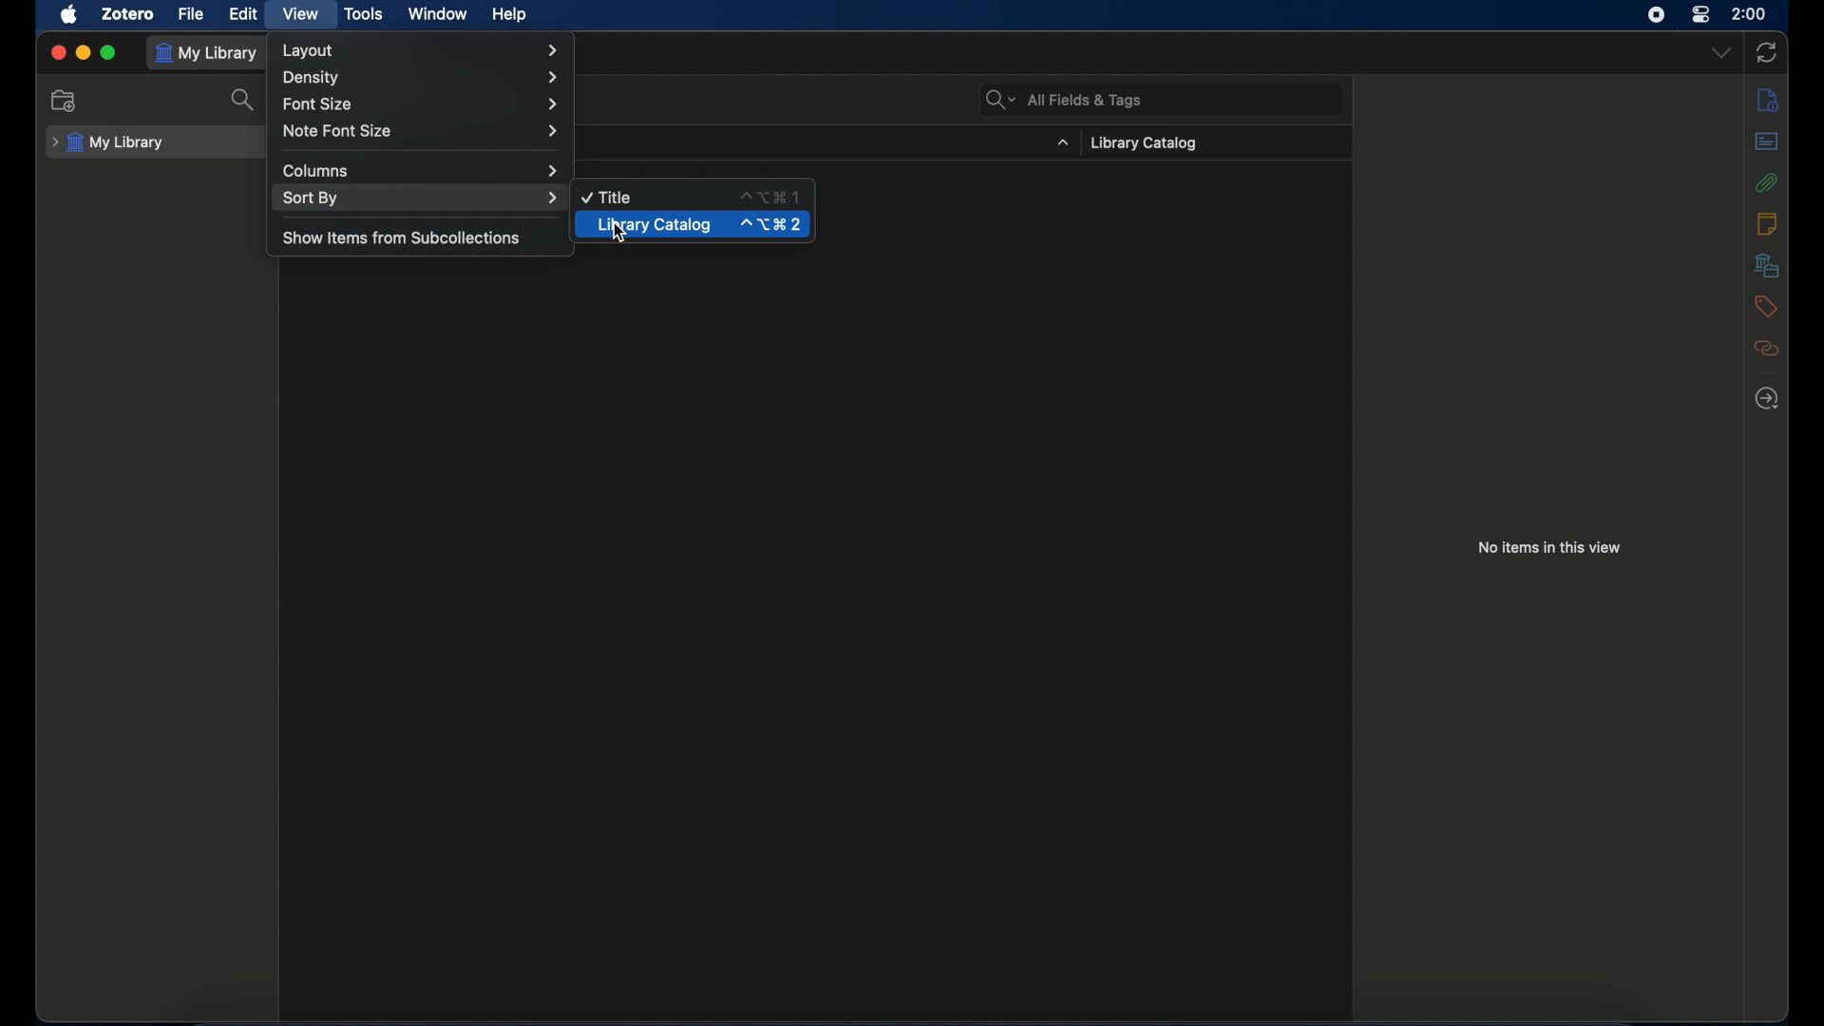 Image resolution: width=1824 pixels, height=1026 pixels. I want to click on abstract, so click(1767, 142).